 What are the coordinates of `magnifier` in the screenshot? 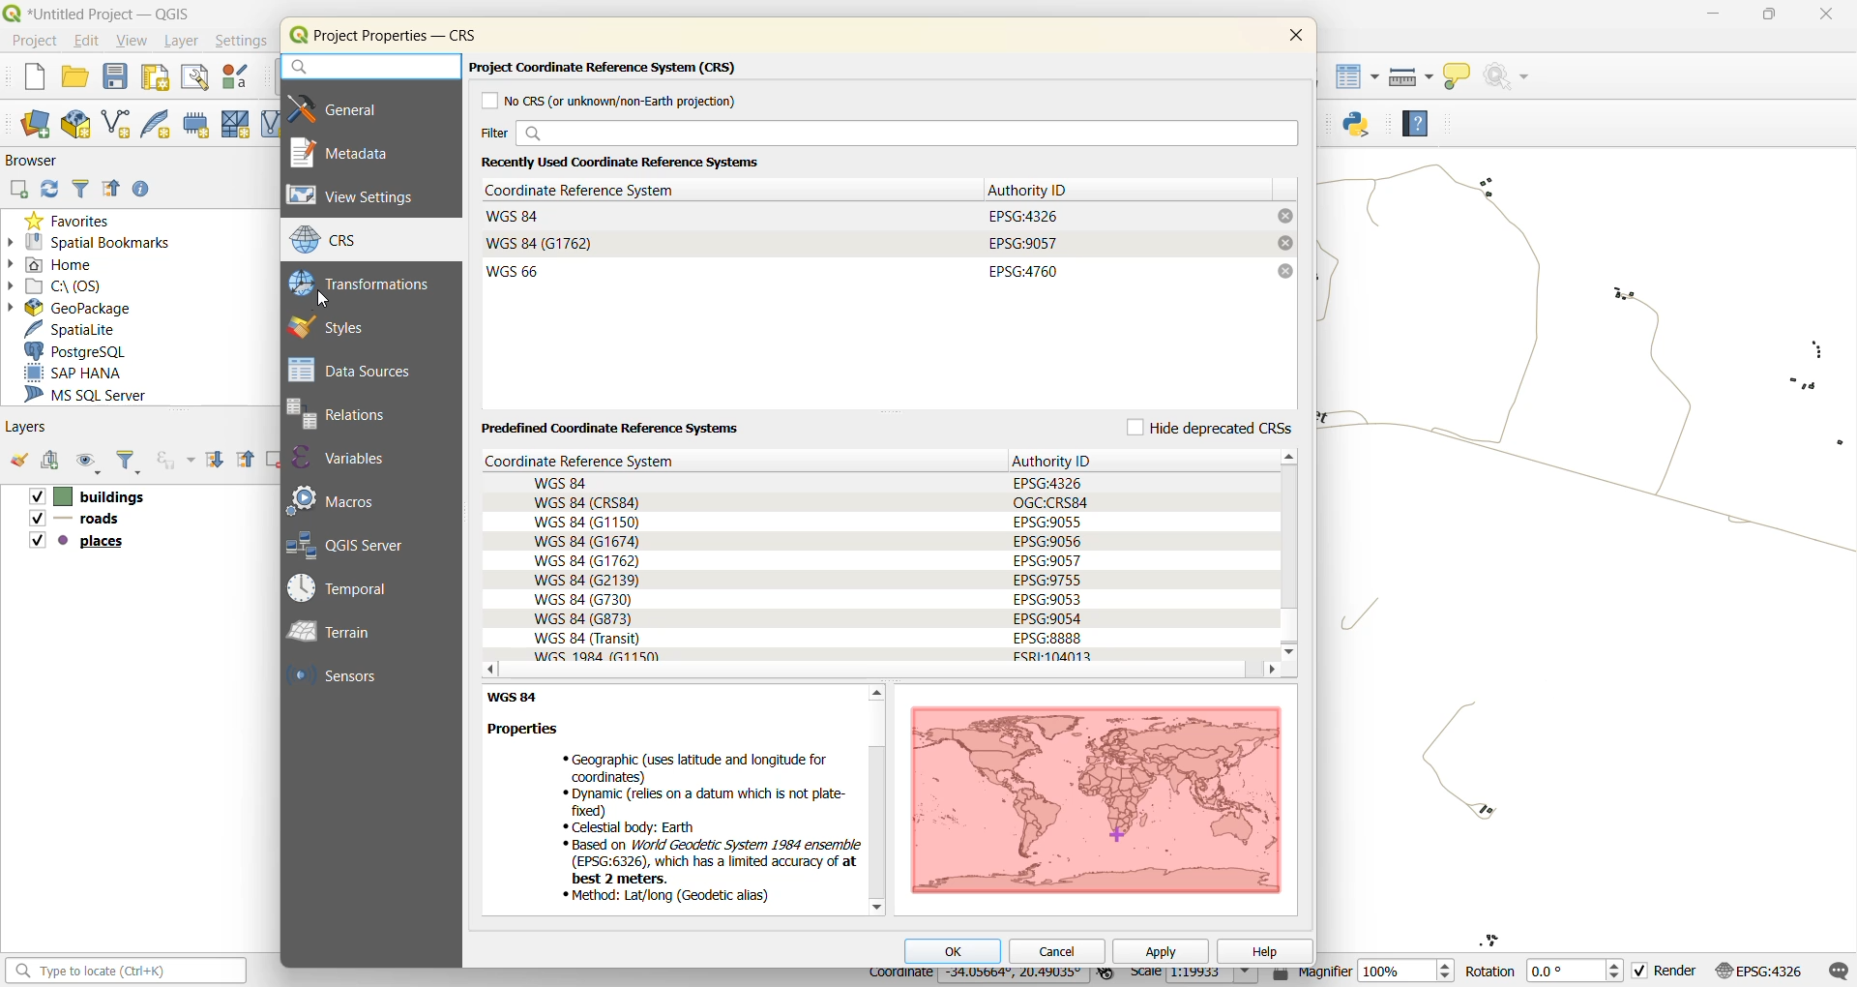 It's located at (1363, 972).